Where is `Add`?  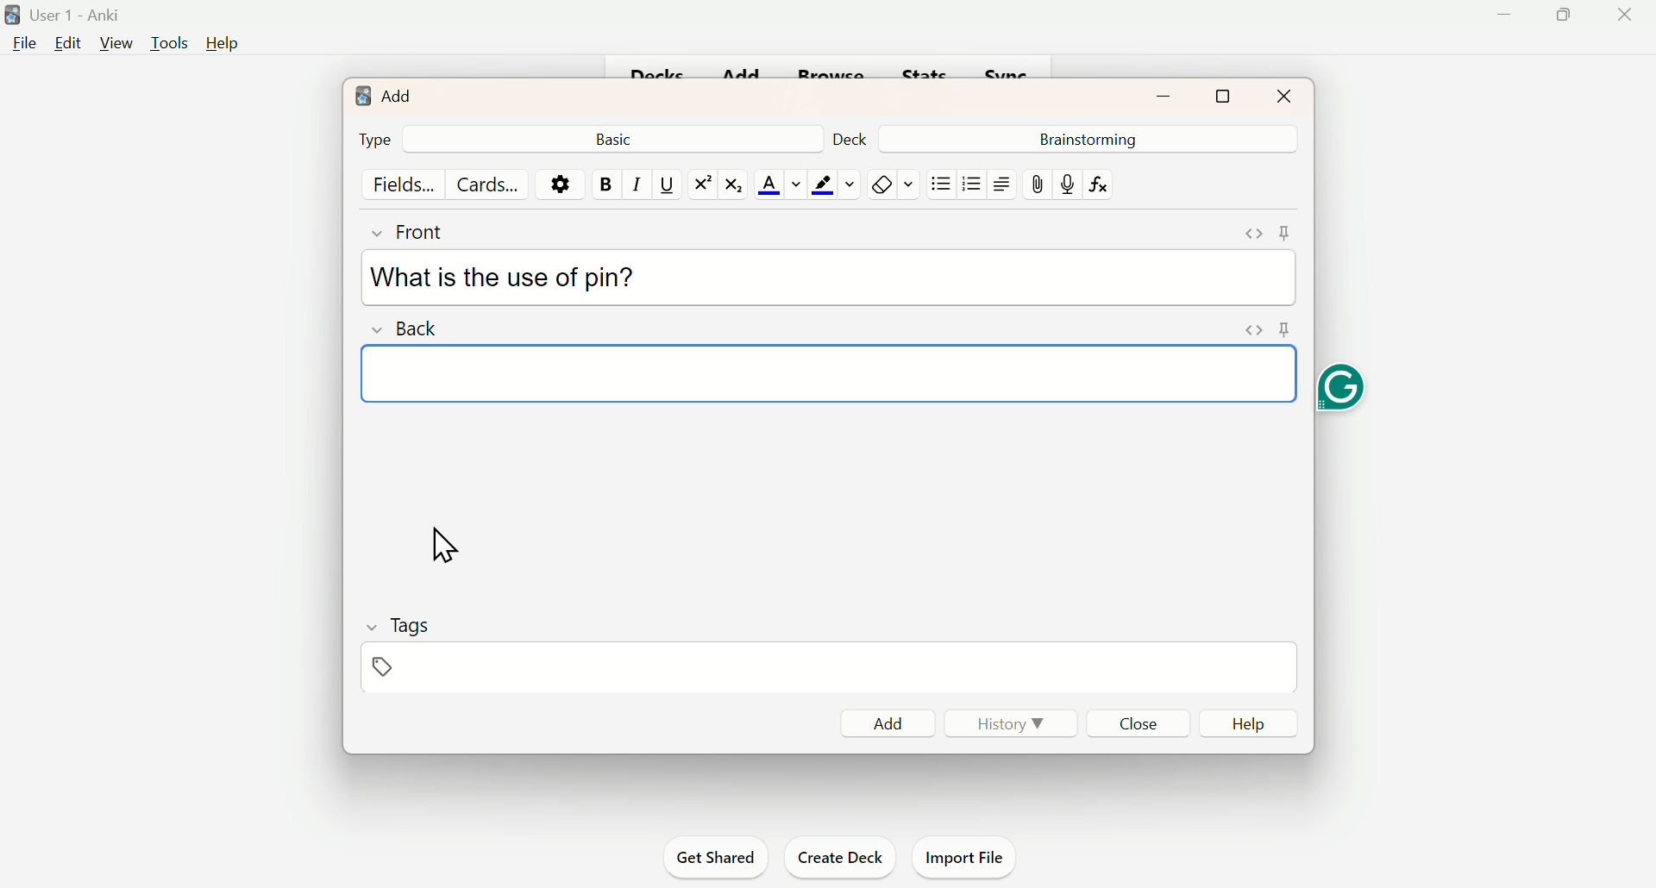 Add is located at coordinates (386, 94).